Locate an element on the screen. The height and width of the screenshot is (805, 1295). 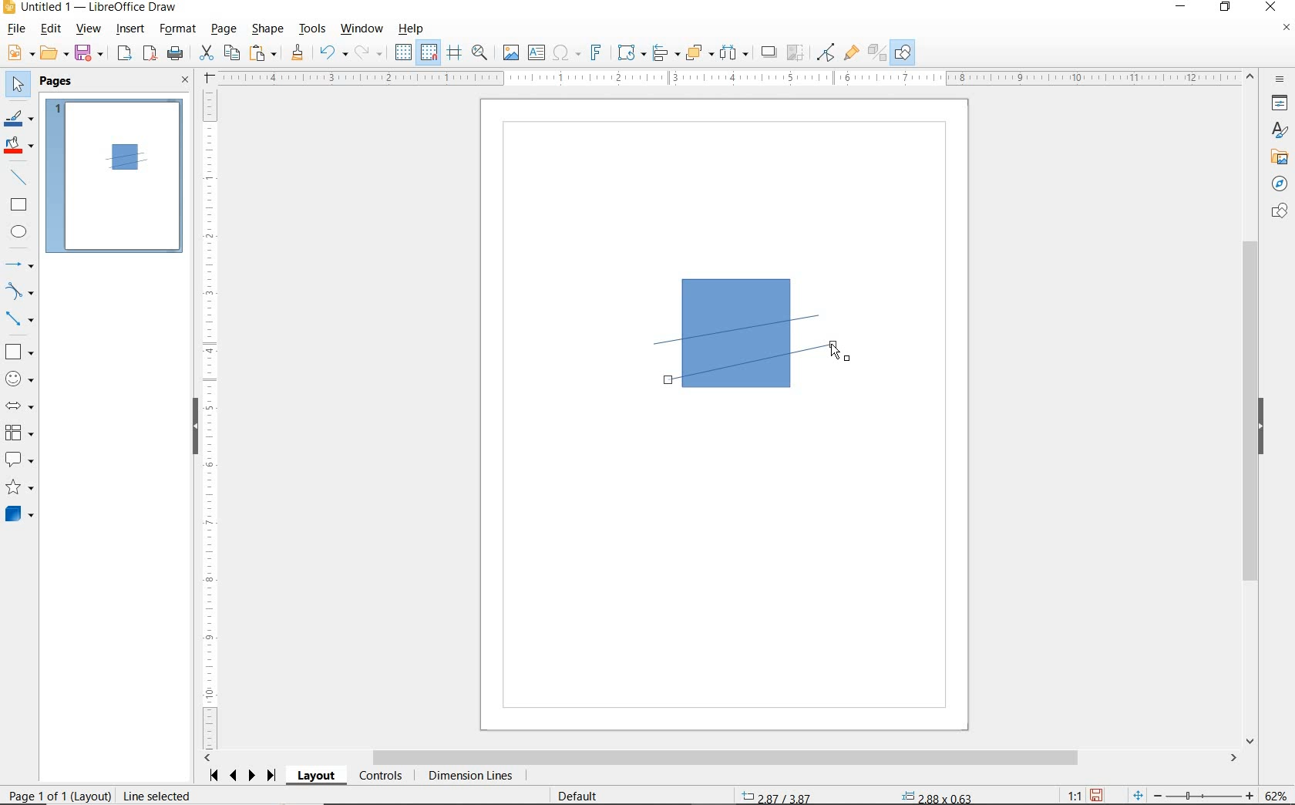
COPY is located at coordinates (231, 53).